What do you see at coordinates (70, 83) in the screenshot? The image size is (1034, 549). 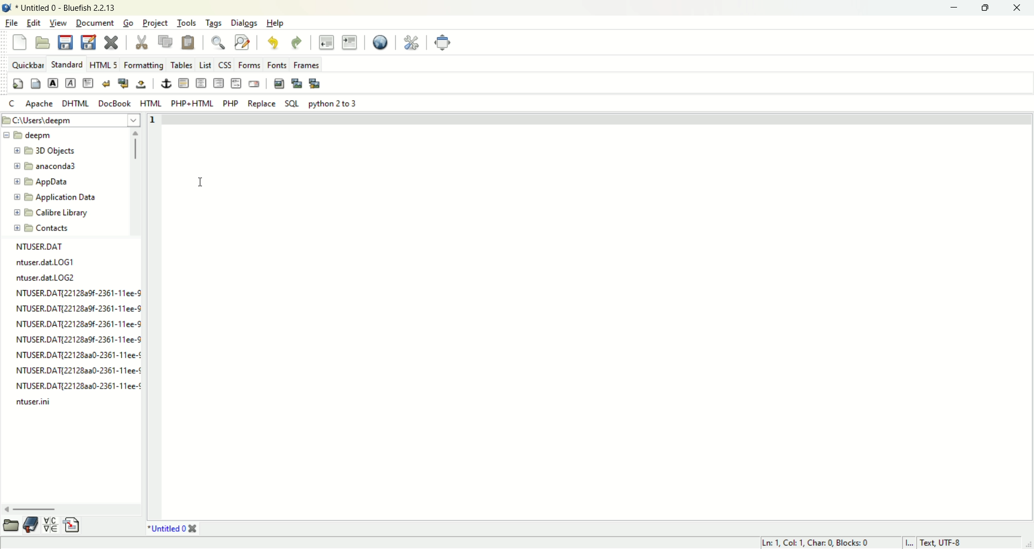 I see `emphasis` at bounding box center [70, 83].